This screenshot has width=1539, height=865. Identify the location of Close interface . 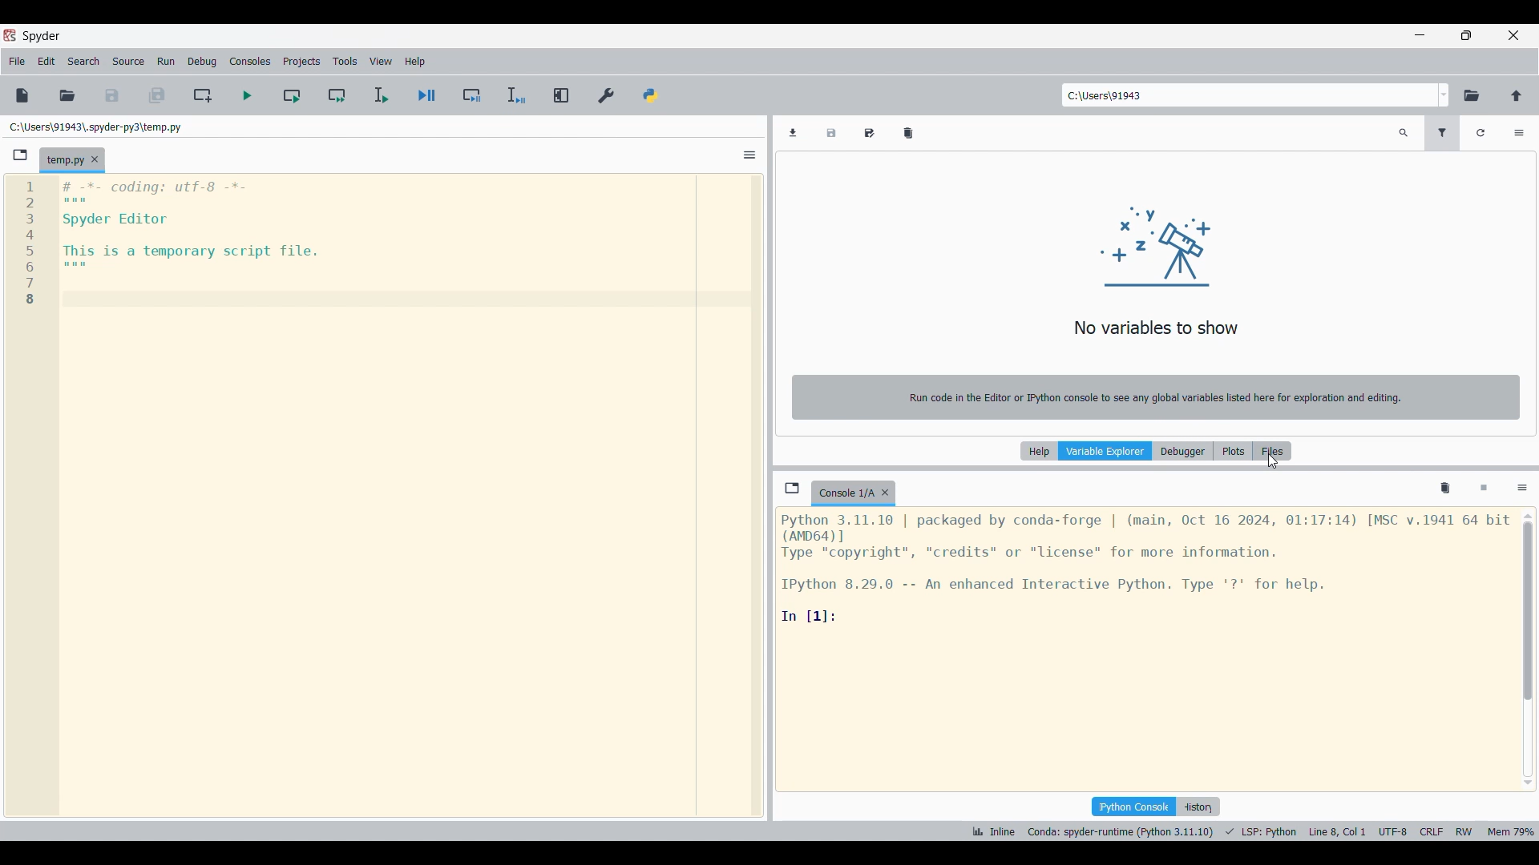
(1513, 35).